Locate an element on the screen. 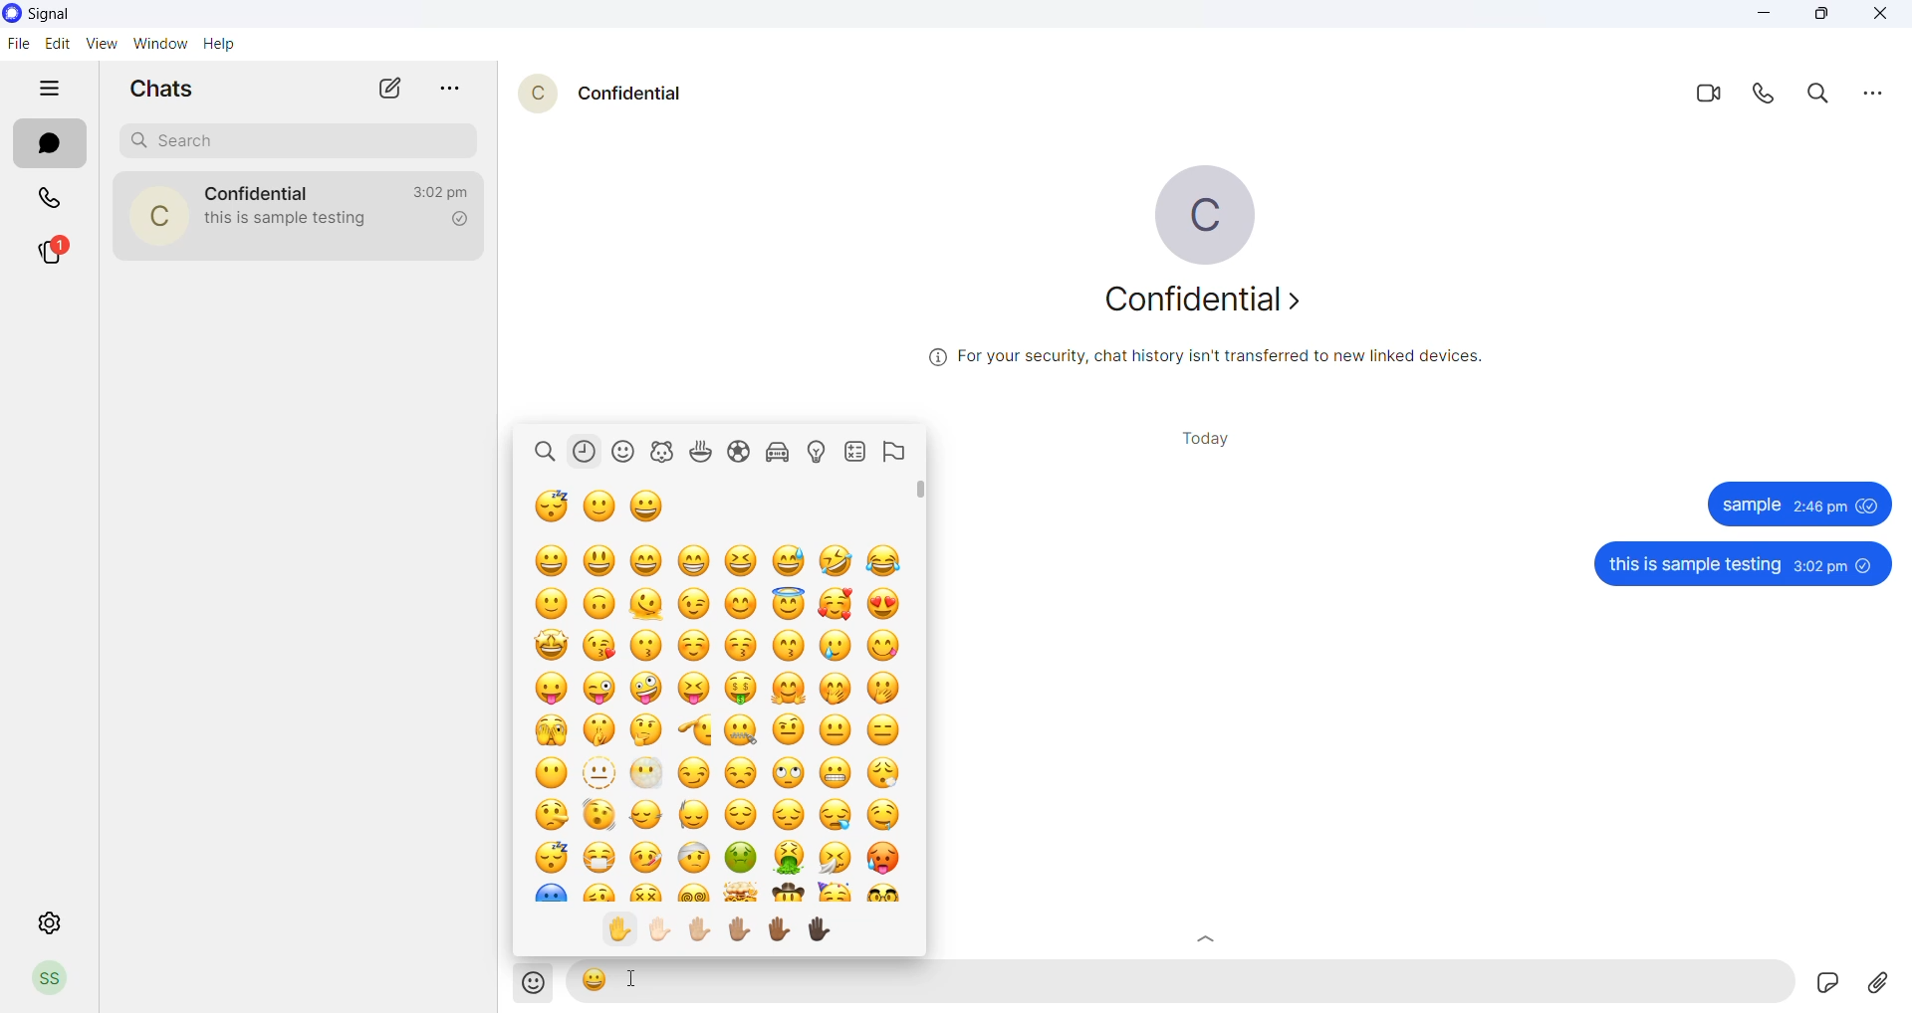 This screenshot has width=1912, height=1013. today title is located at coordinates (1210, 438).